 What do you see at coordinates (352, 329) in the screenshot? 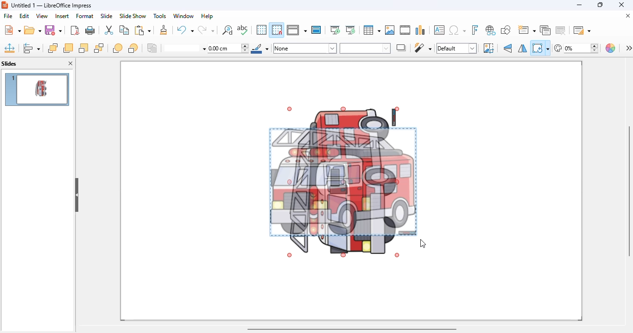
I see `horizontal scroll bar` at bounding box center [352, 329].